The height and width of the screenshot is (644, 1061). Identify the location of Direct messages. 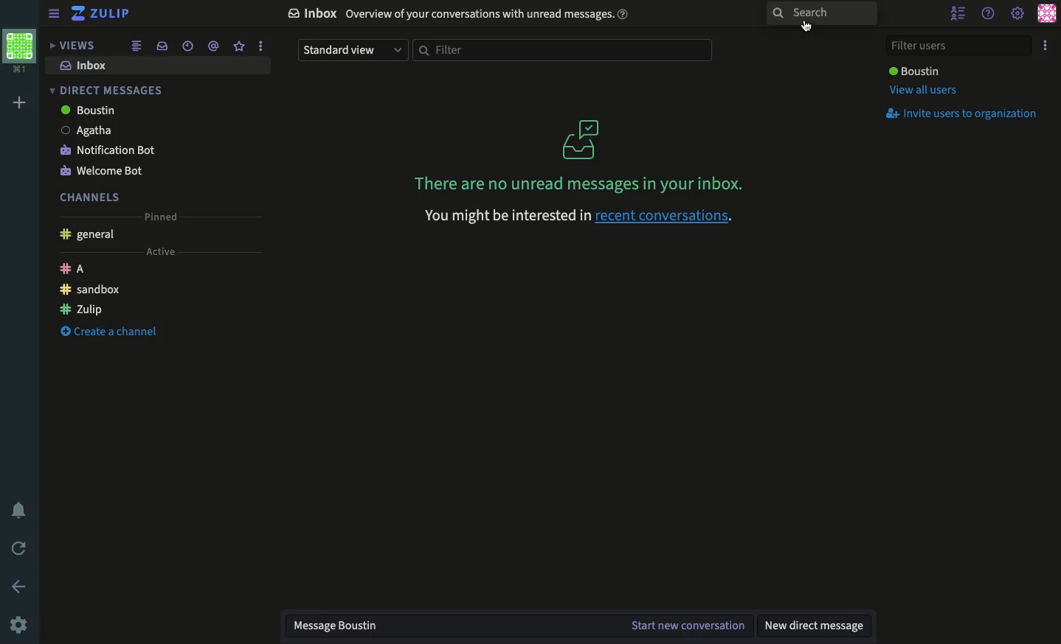
(108, 91).